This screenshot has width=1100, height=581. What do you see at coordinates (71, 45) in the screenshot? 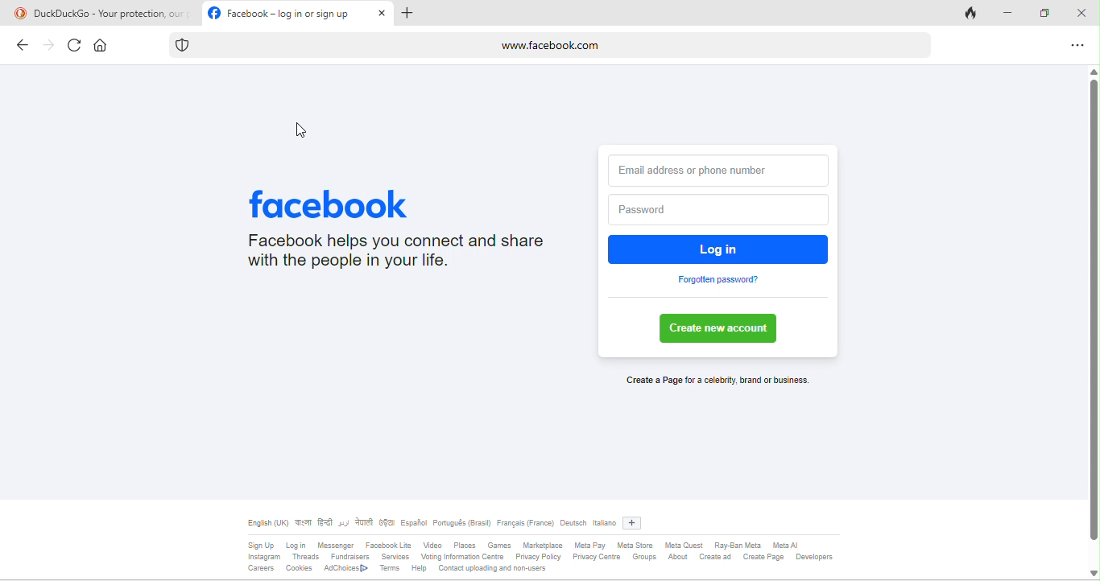
I see `refresh` at bounding box center [71, 45].